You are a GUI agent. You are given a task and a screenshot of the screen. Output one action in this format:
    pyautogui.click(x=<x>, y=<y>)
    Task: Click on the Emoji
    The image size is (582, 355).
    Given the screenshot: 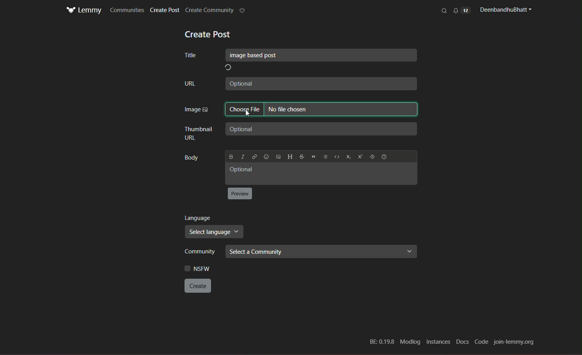 What is the action you would take?
    pyautogui.click(x=266, y=155)
    